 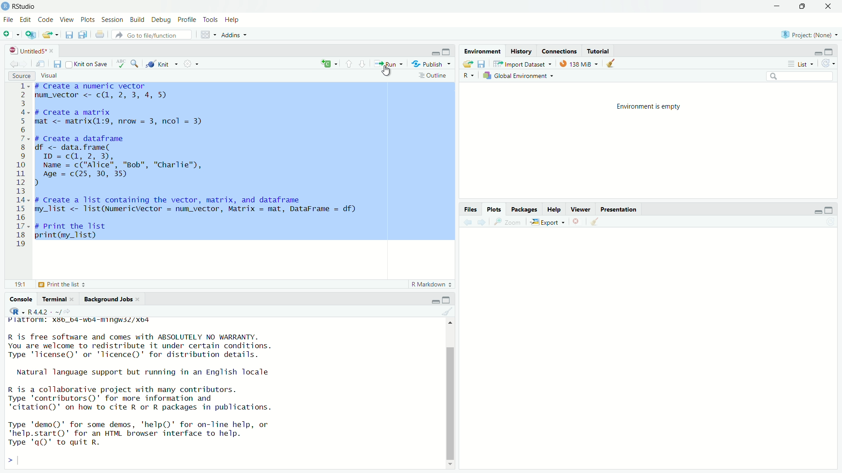 What do you see at coordinates (88, 20) in the screenshot?
I see `Plots` at bounding box center [88, 20].